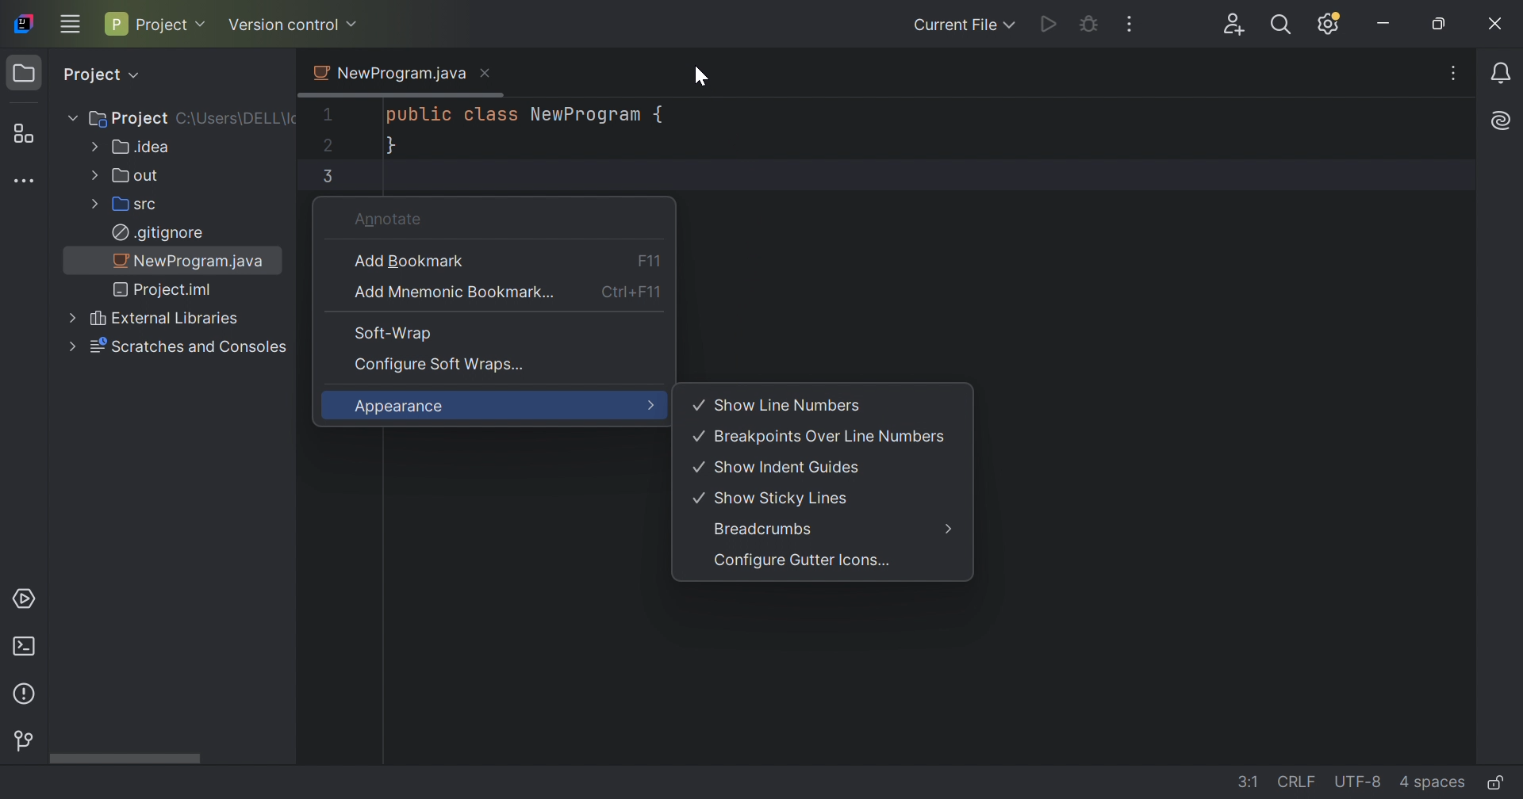 The width and height of the screenshot is (1523, 799). I want to click on Drop Down, so click(91, 147).